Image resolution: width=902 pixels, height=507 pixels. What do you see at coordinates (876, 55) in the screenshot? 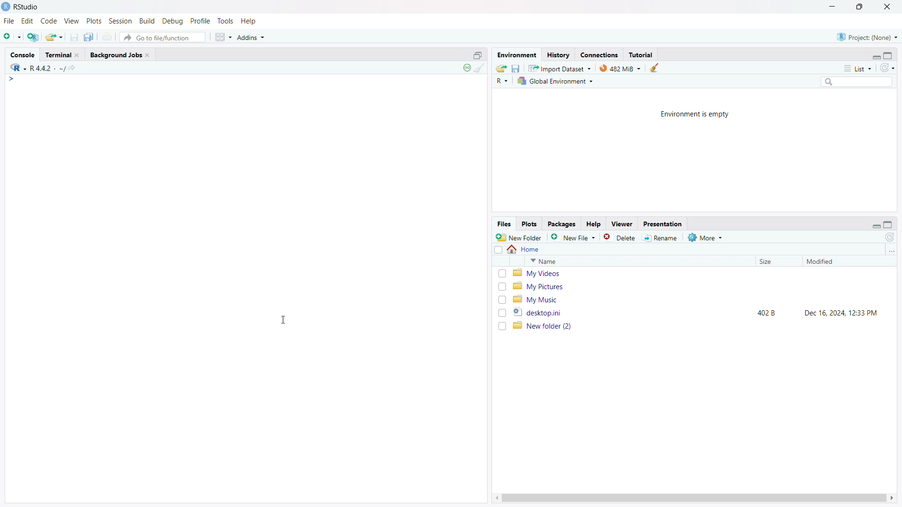
I see `minimize pane` at bounding box center [876, 55].